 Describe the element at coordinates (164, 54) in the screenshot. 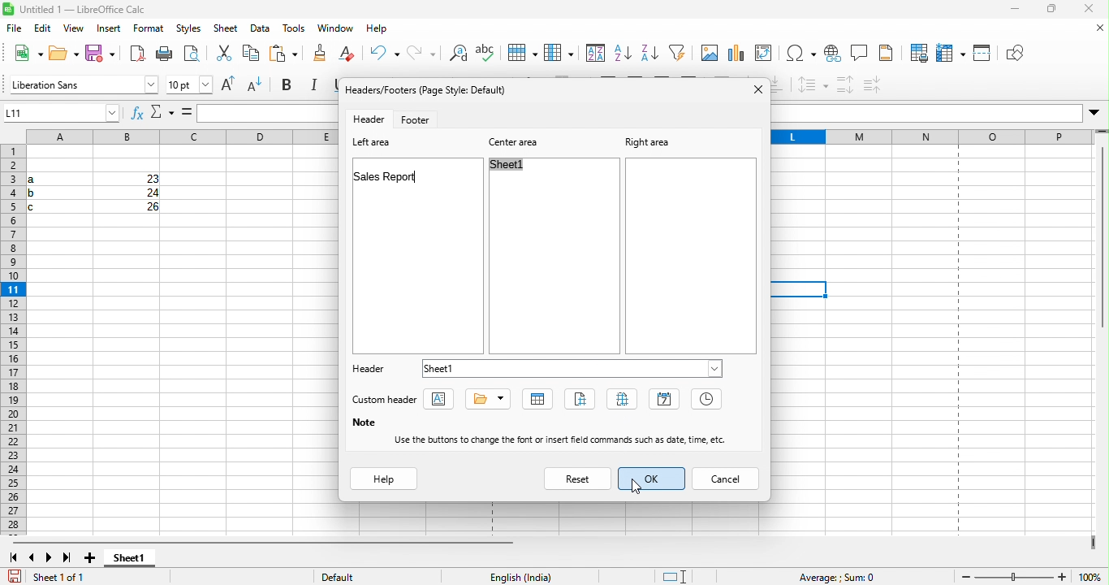

I see `print` at that location.